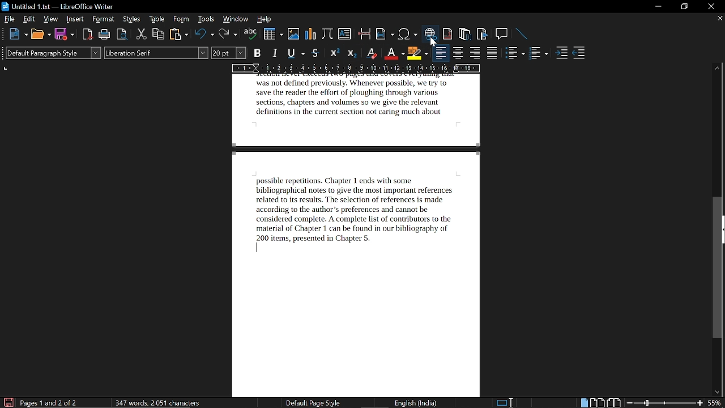 Image resolution: width=725 pixels, height=408 pixels. What do you see at coordinates (515, 54) in the screenshot?
I see `toggle ordered list` at bounding box center [515, 54].